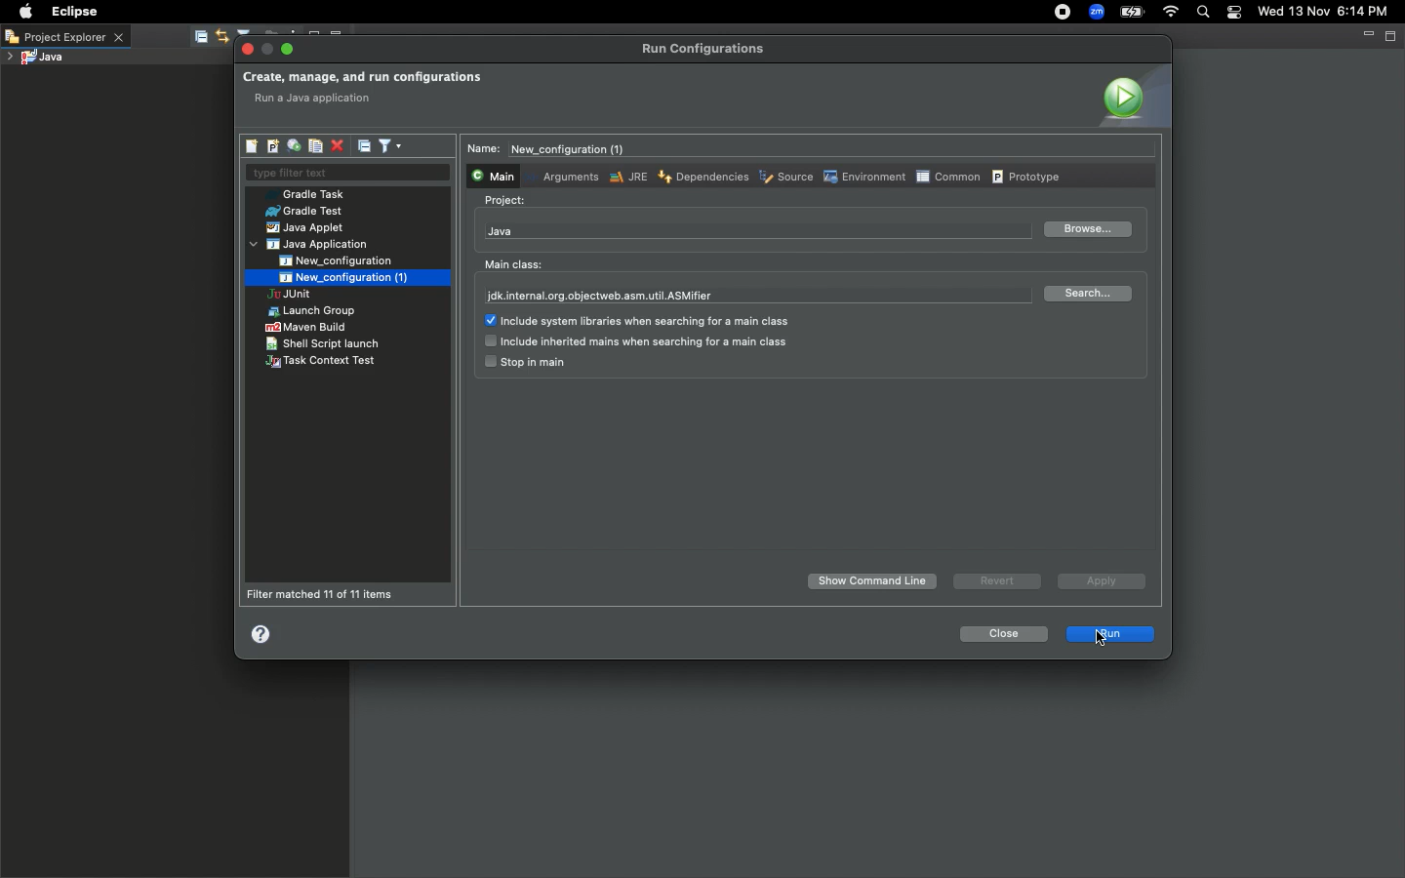  What do you see at coordinates (994, 580) in the screenshot?
I see `Revert` at bounding box center [994, 580].